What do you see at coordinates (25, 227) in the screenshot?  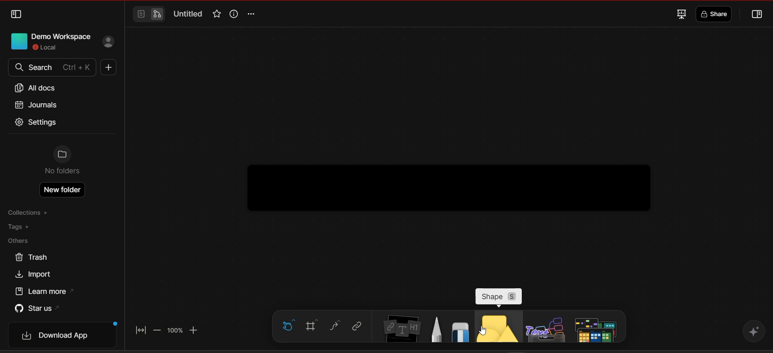 I see `tags` at bounding box center [25, 227].